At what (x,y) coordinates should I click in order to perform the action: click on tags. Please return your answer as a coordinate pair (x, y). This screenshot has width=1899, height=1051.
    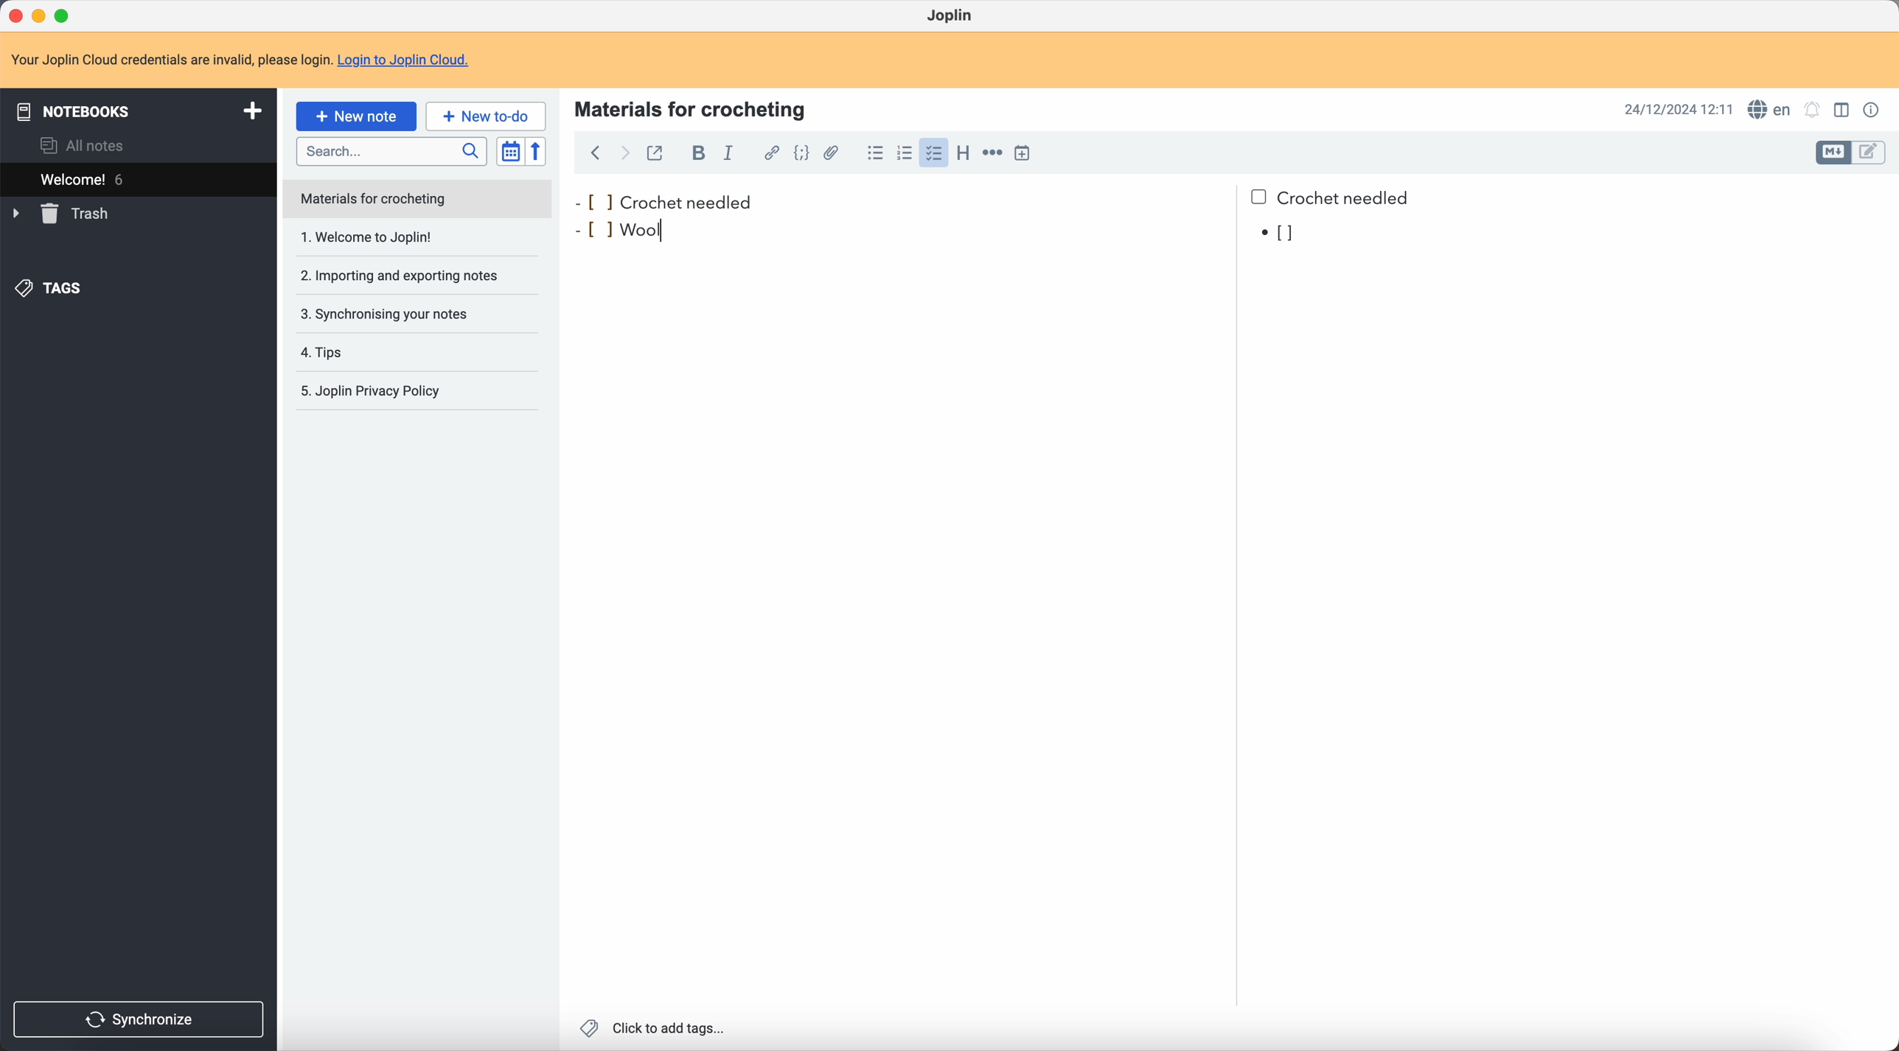
    Looking at the image, I should click on (52, 290).